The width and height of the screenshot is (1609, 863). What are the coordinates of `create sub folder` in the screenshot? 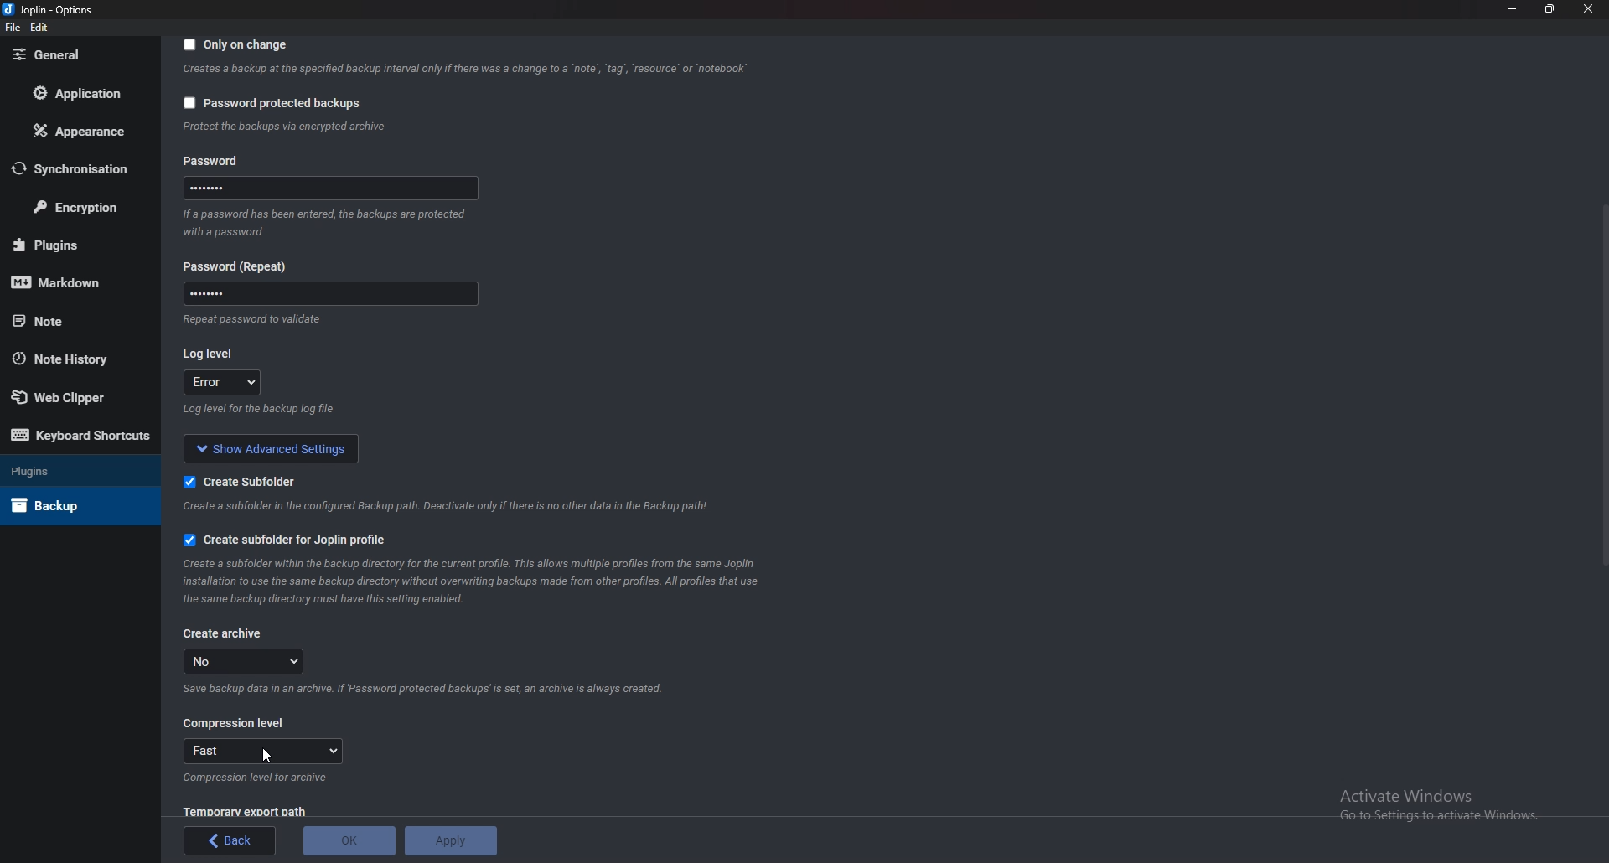 It's located at (234, 482).